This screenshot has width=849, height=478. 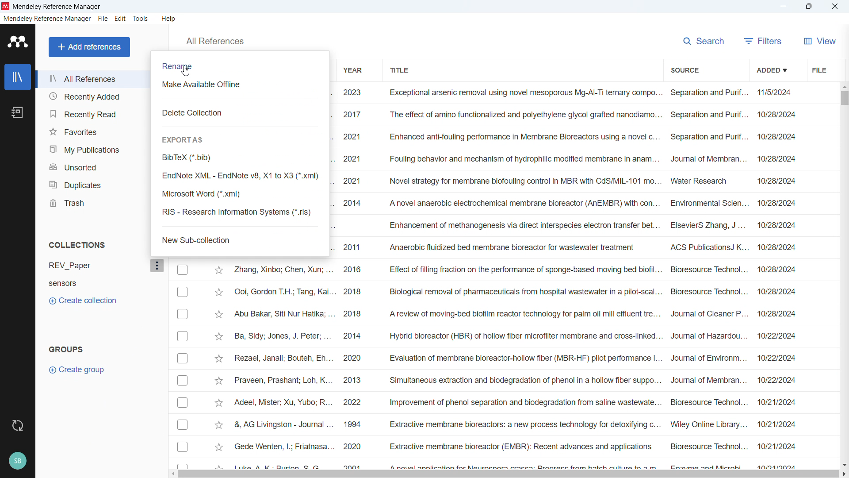 What do you see at coordinates (219, 359) in the screenshot?
I see `Star mark respective publication` at bounding box center [219, 359].